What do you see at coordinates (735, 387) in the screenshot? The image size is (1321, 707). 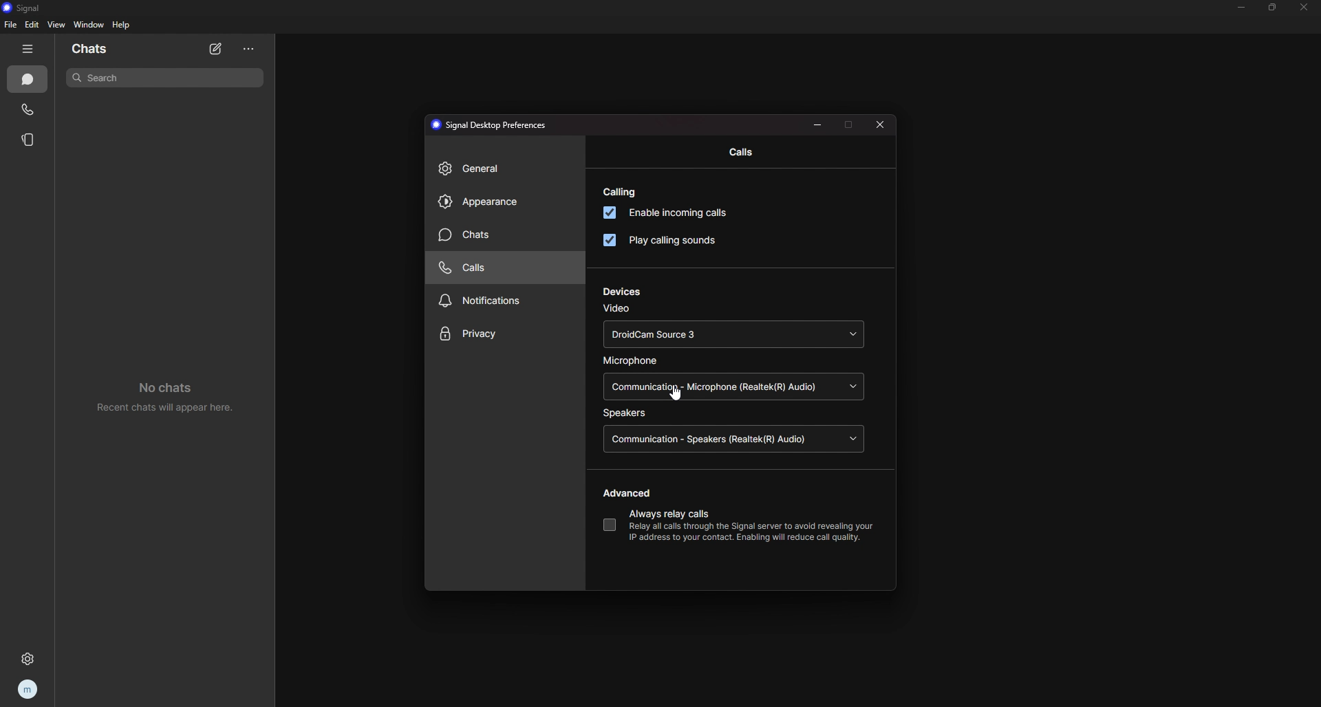 I see `microphone source` at bounding box center [735, 387].